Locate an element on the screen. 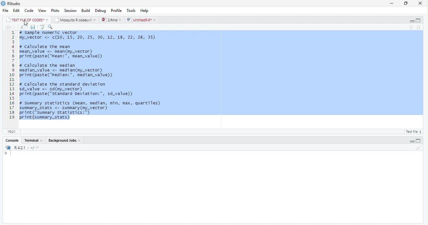  view is located at coordinates (42, 11).